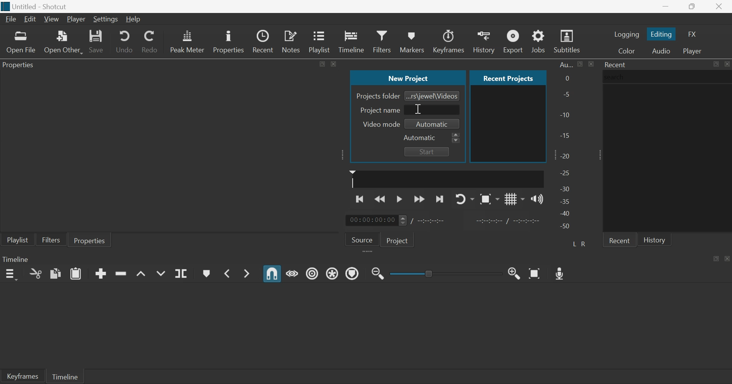 This screenshot has height=384, width=732. Describe the element at coordinates (51, 19) in the screenshot. I see `View` at that location.